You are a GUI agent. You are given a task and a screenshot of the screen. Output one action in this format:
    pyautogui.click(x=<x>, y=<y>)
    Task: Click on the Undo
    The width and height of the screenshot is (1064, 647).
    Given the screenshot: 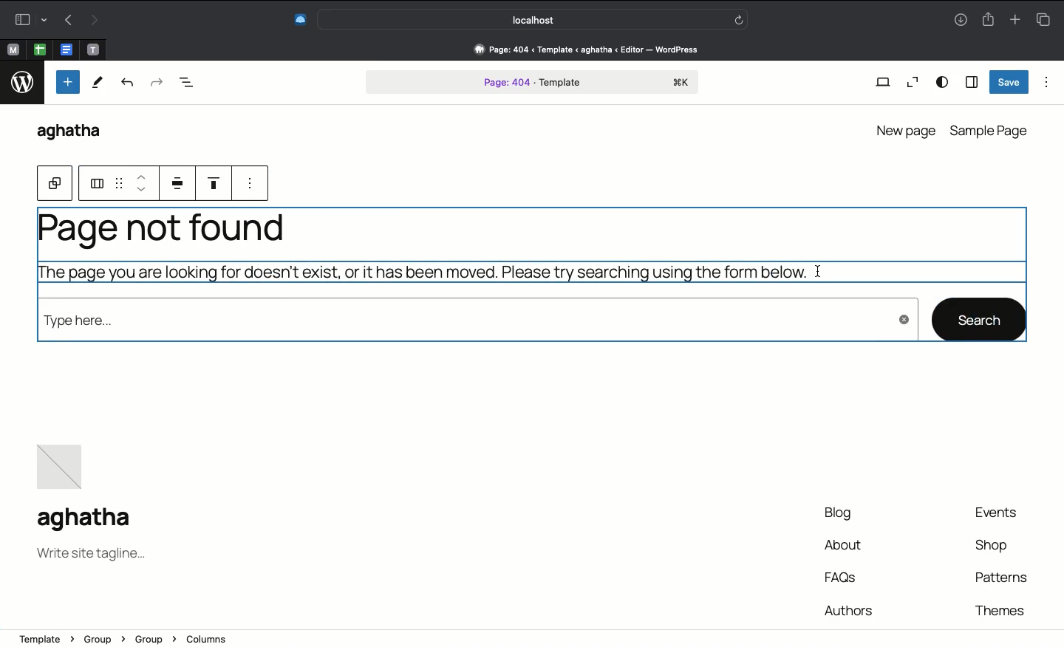 What is the action you would take?
    pyautogui.click(x=129, y=85)
    